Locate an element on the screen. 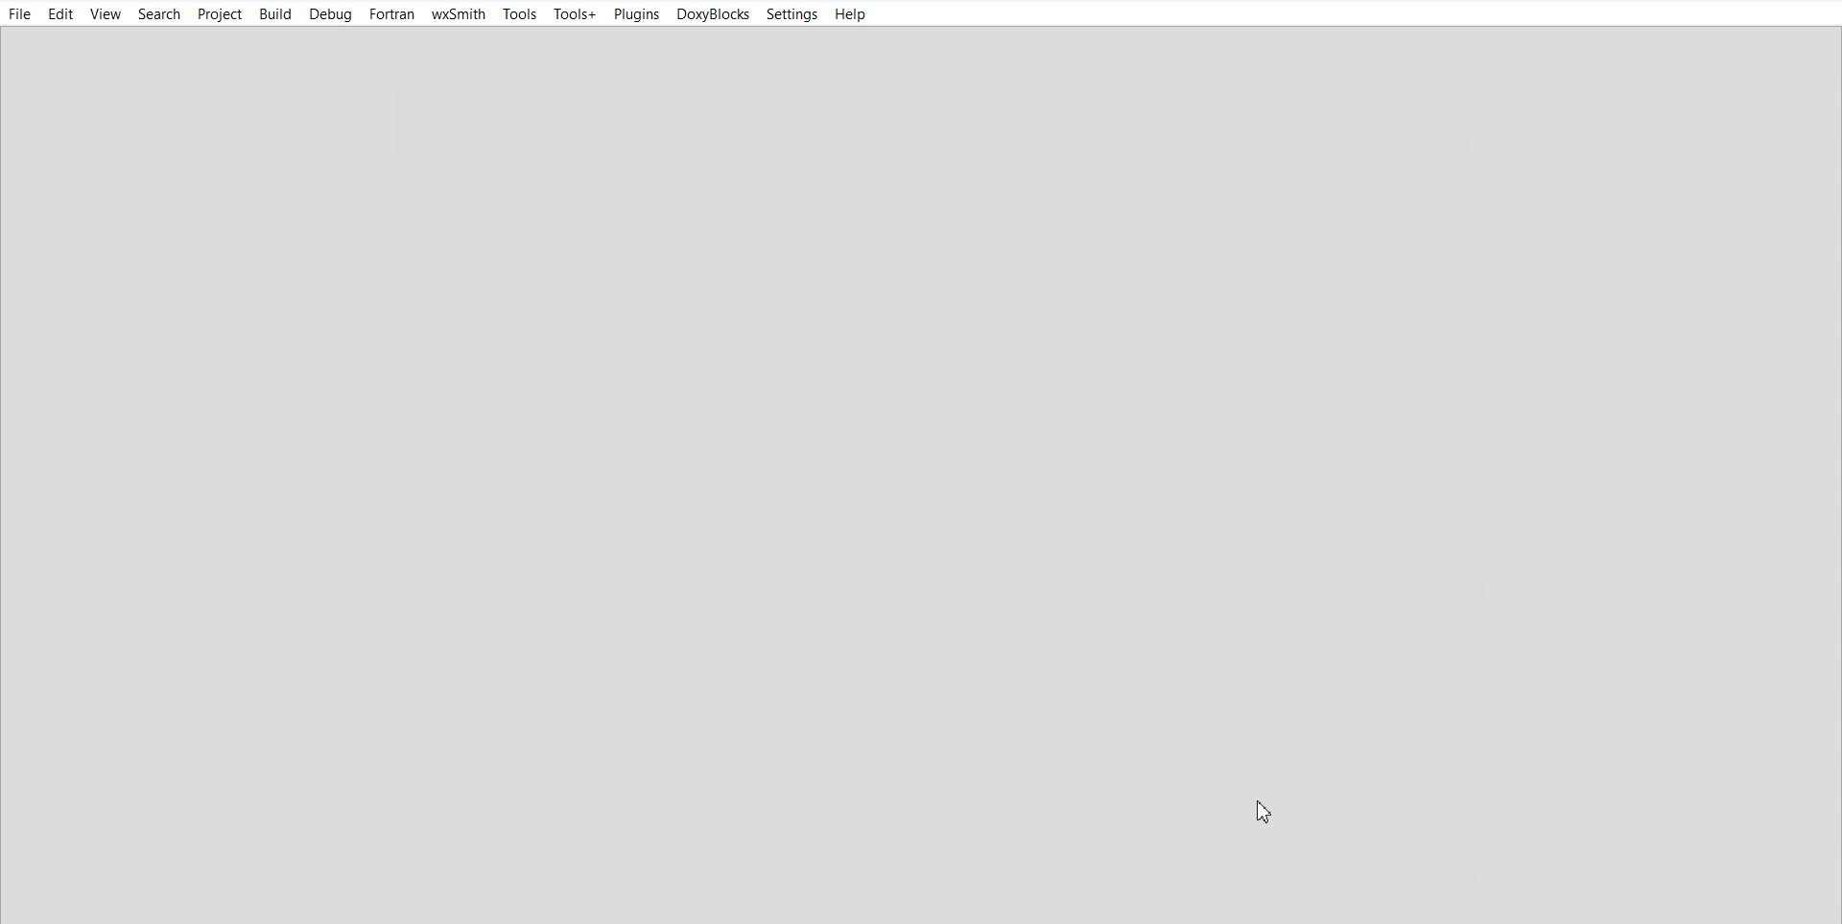 The width and height of the screenshot is (1842, 924). Project is located at coordinates (221, 14).